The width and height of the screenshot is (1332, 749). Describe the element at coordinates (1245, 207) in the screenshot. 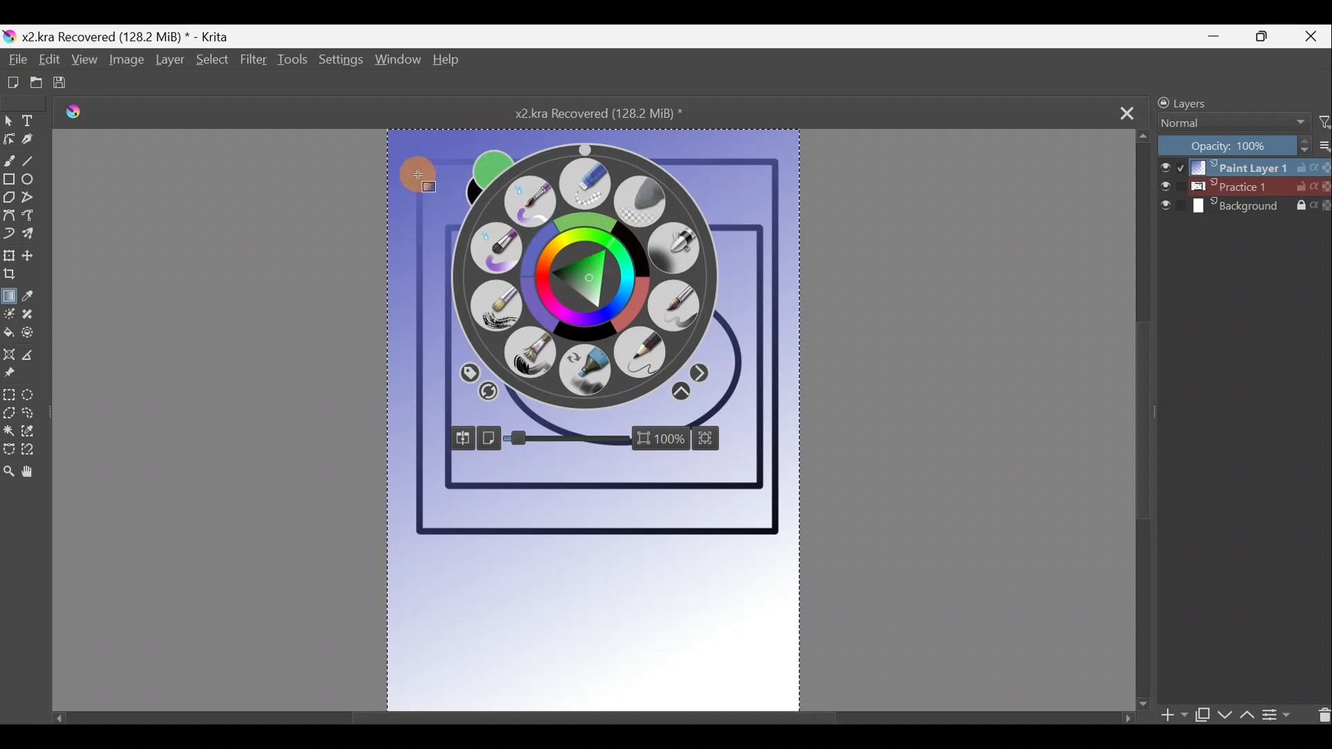

I see `Layer 3` at that location.